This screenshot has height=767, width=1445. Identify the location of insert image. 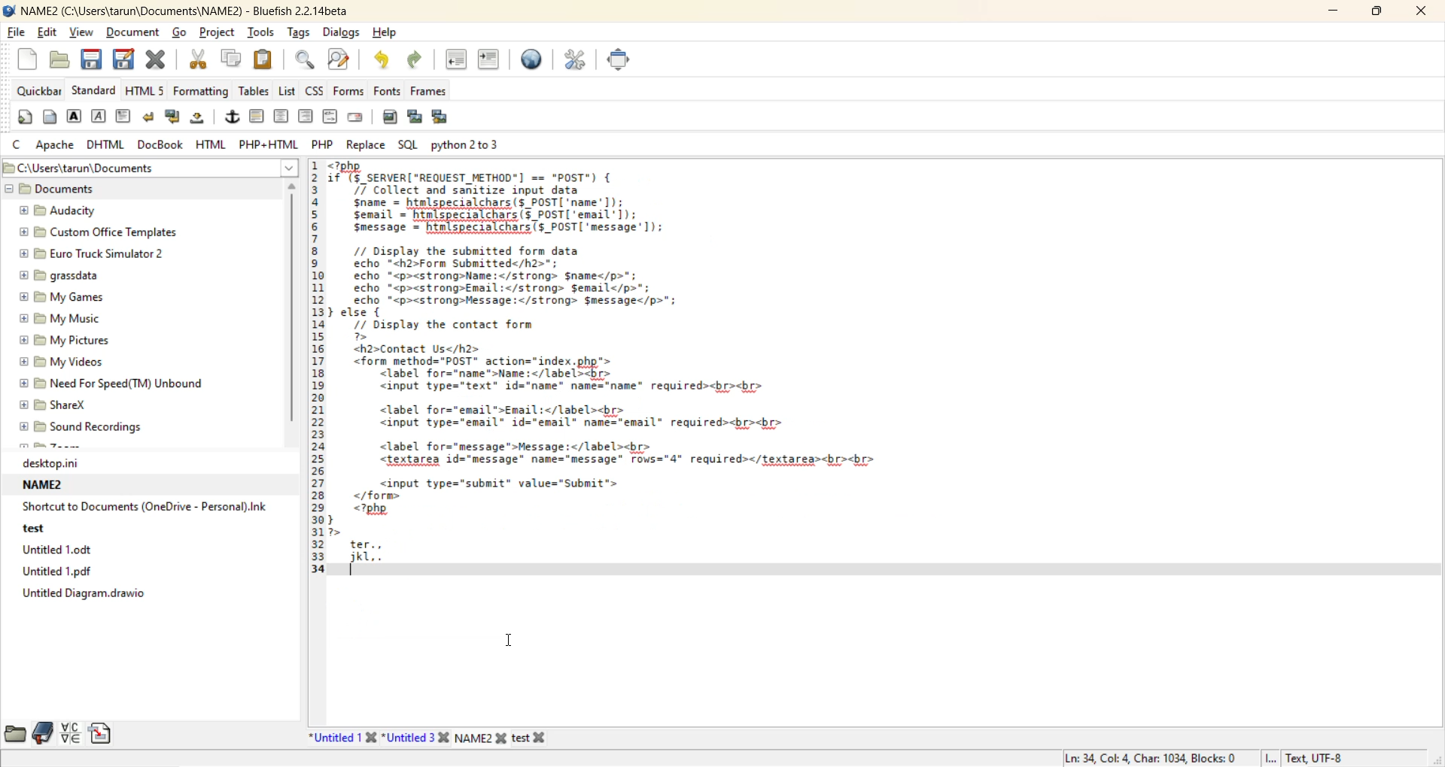
(389, 119).